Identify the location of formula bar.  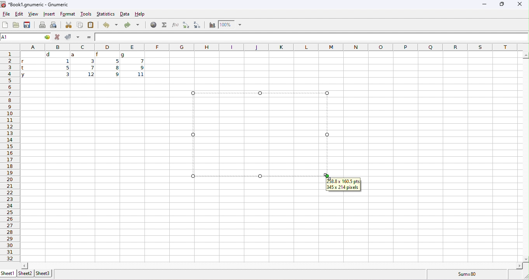
(312, 37).